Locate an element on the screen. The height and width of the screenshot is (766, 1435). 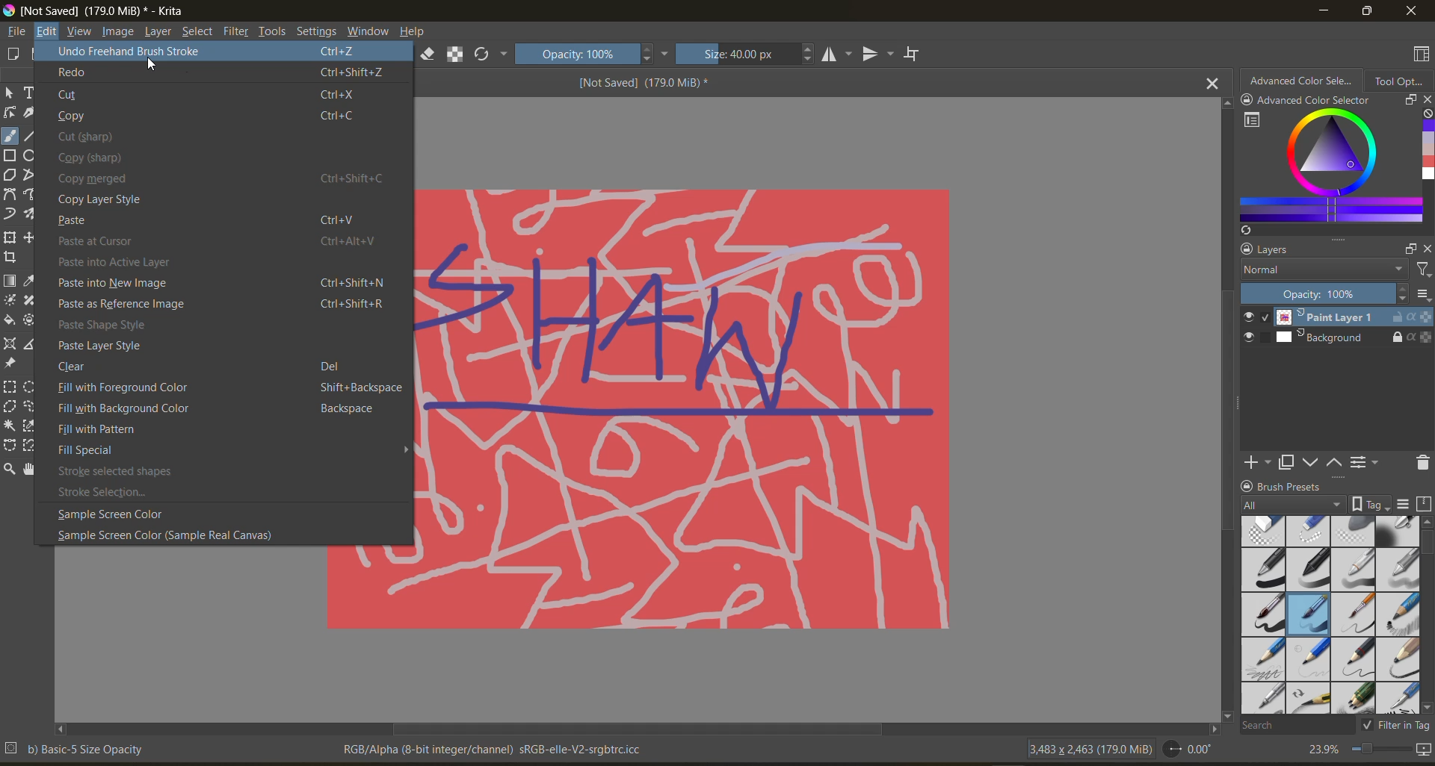
advanced color selector is located at coordinates (1324, 173).